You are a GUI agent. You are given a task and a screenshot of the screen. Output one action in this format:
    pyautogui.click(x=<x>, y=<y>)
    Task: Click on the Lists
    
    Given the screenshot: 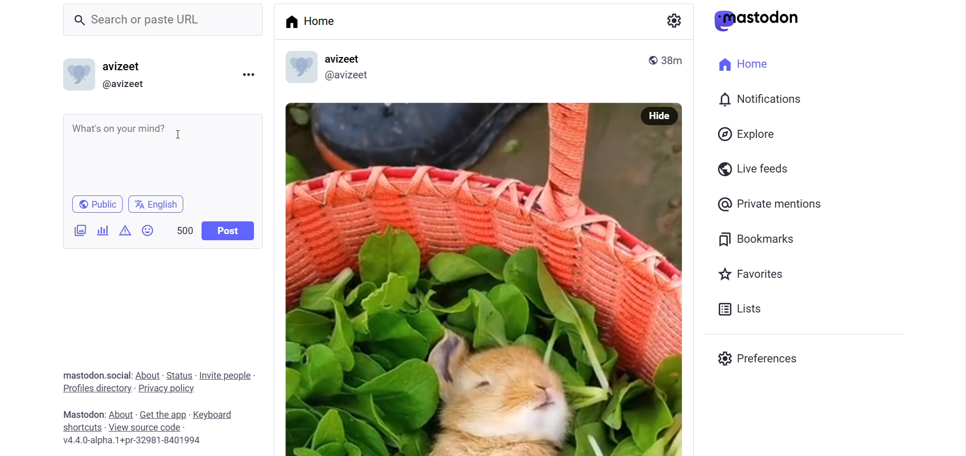 What is the action you would take?
    pyautogui.click(x=742, y=309)
    